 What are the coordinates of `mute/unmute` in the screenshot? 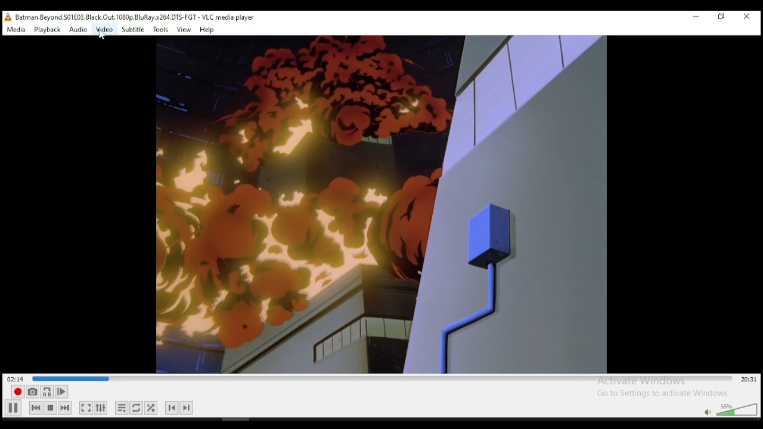 It's located at (706, 411).